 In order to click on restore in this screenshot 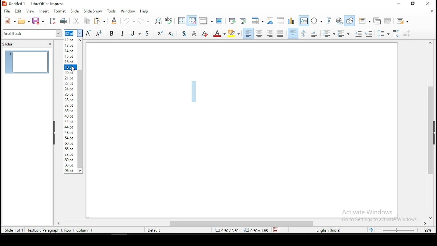, I will do `click(413, 3)`.